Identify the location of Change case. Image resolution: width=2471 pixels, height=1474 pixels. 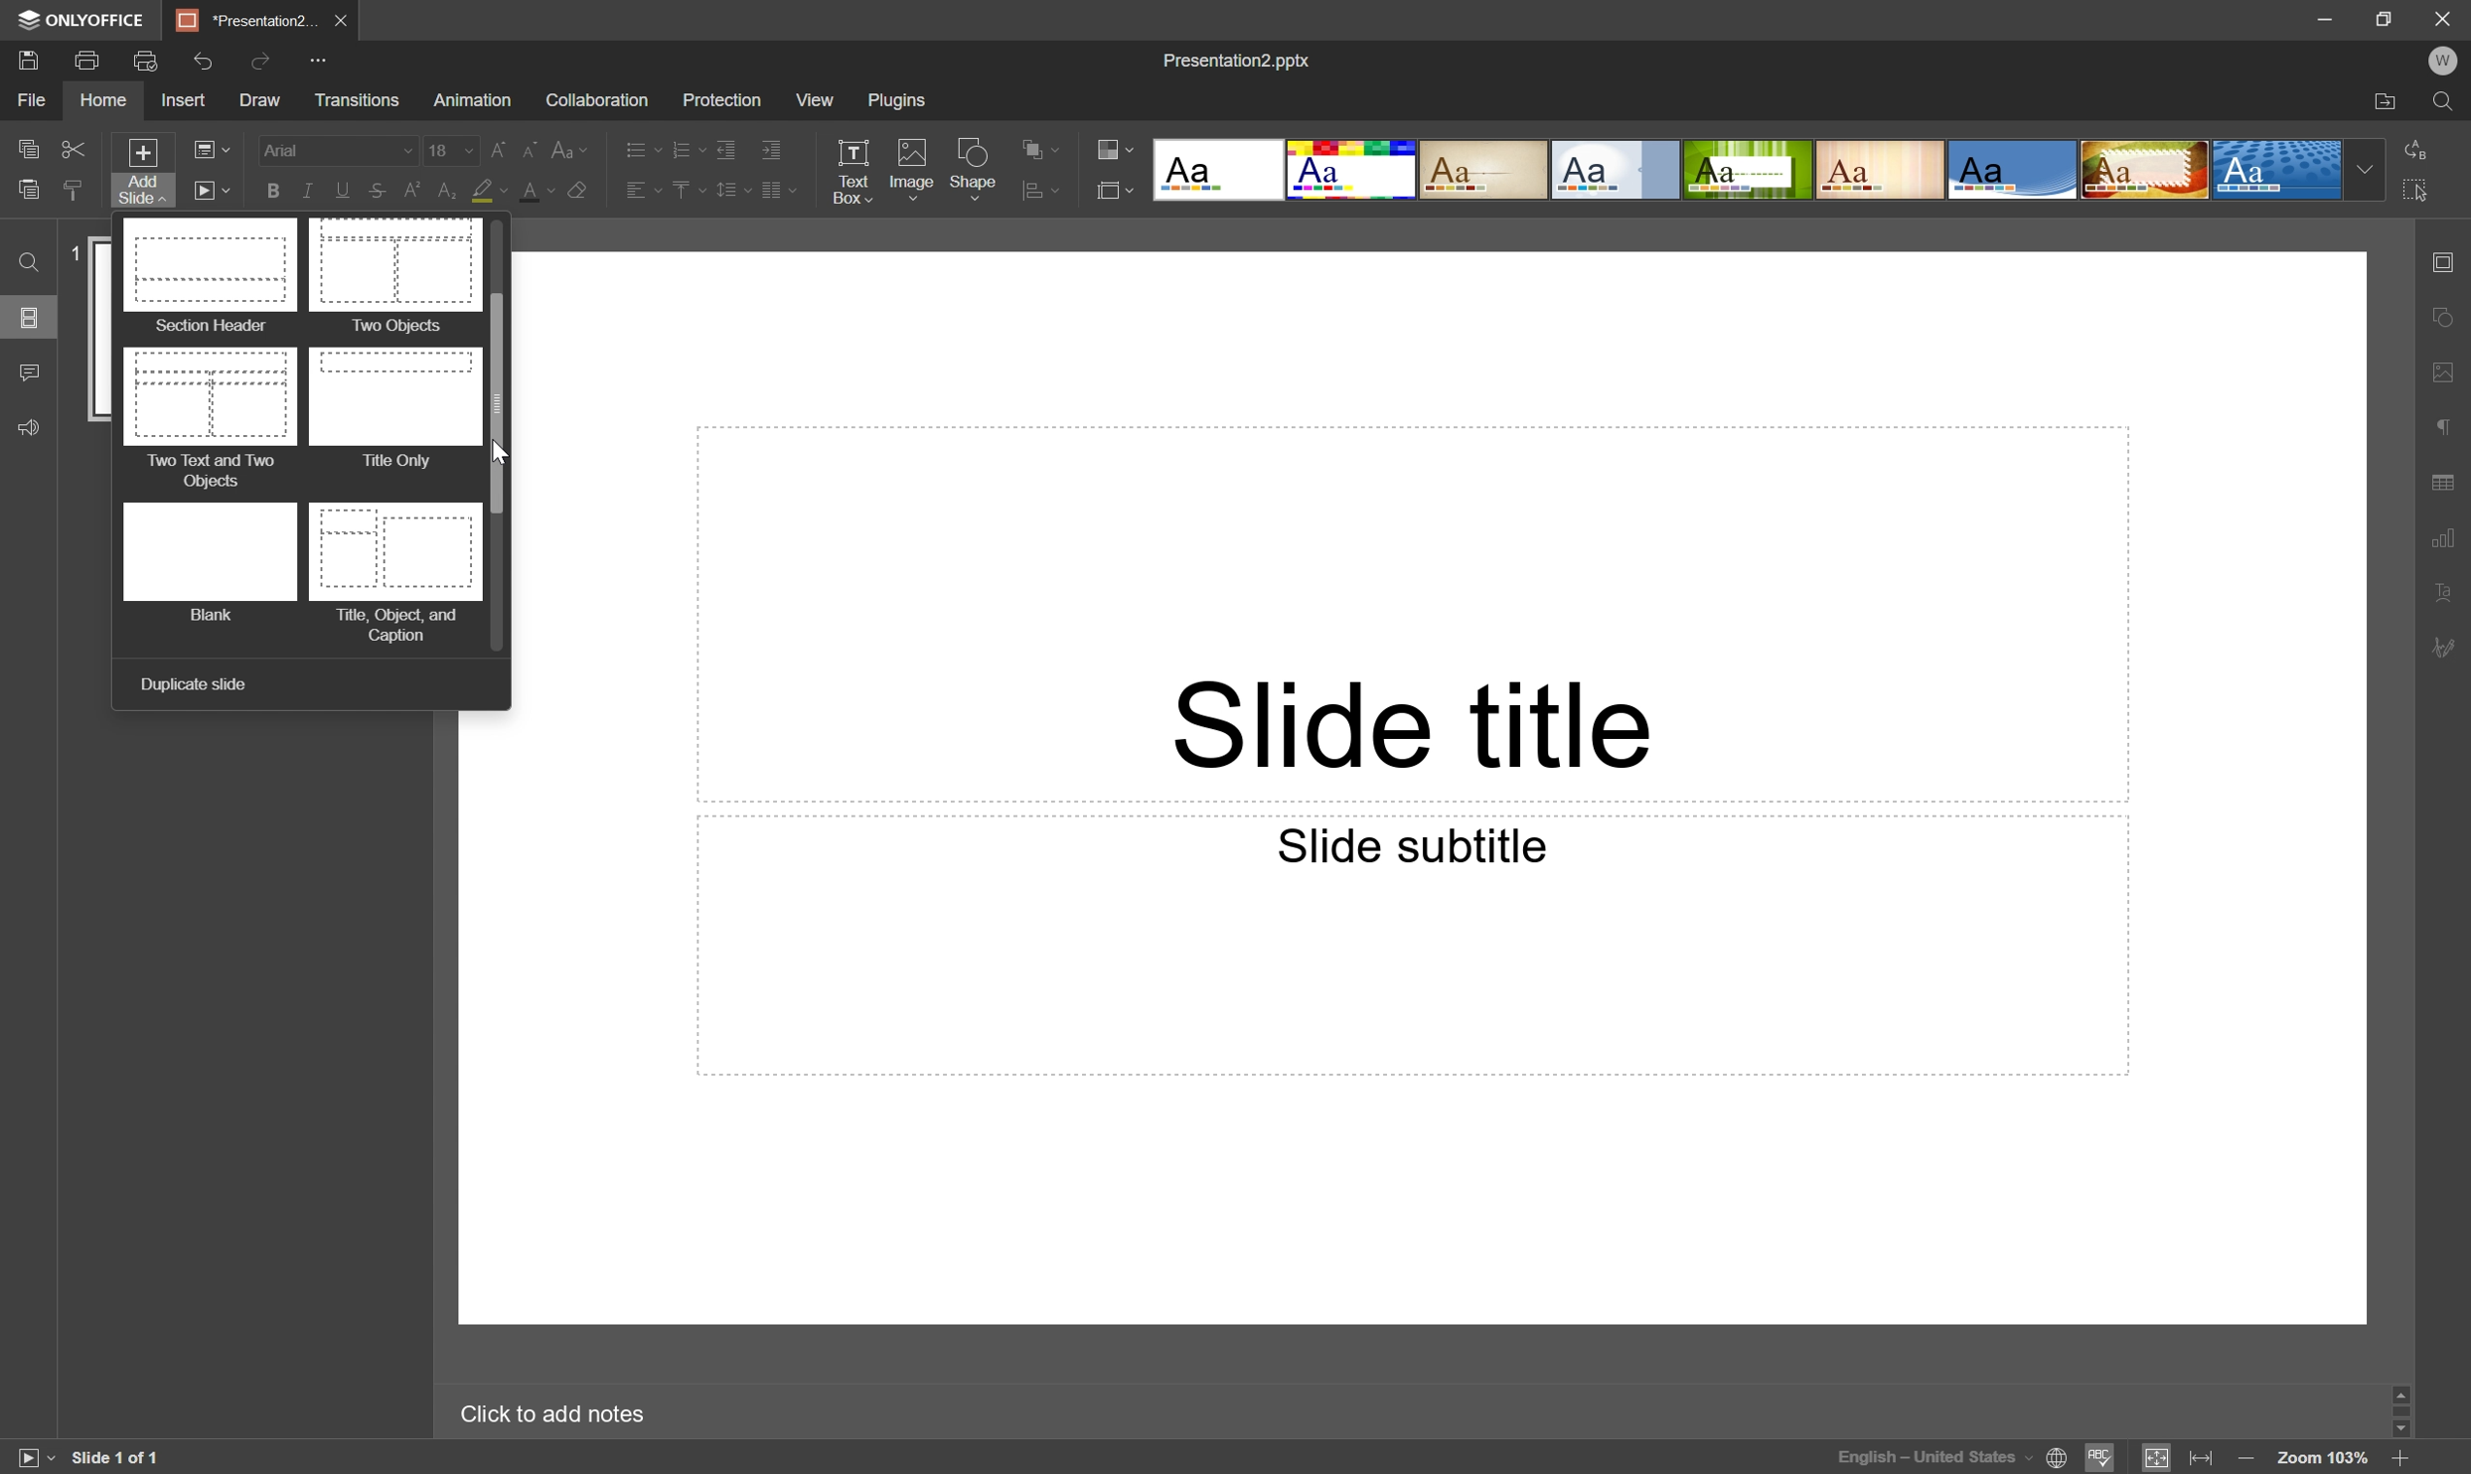
(573, 145).